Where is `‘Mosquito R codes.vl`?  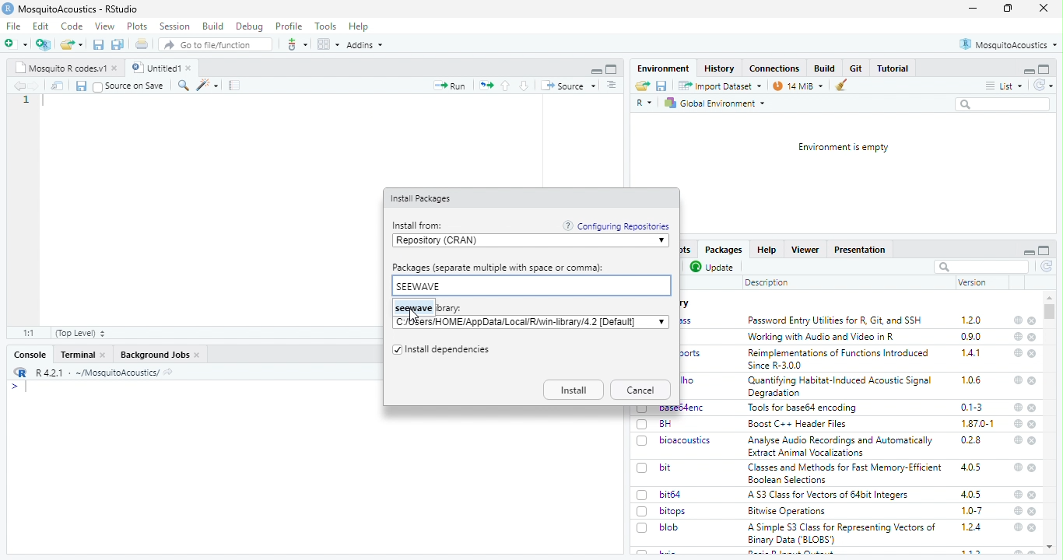 ‘Mosquito R codes.vl is located at coordinates (60, 68).